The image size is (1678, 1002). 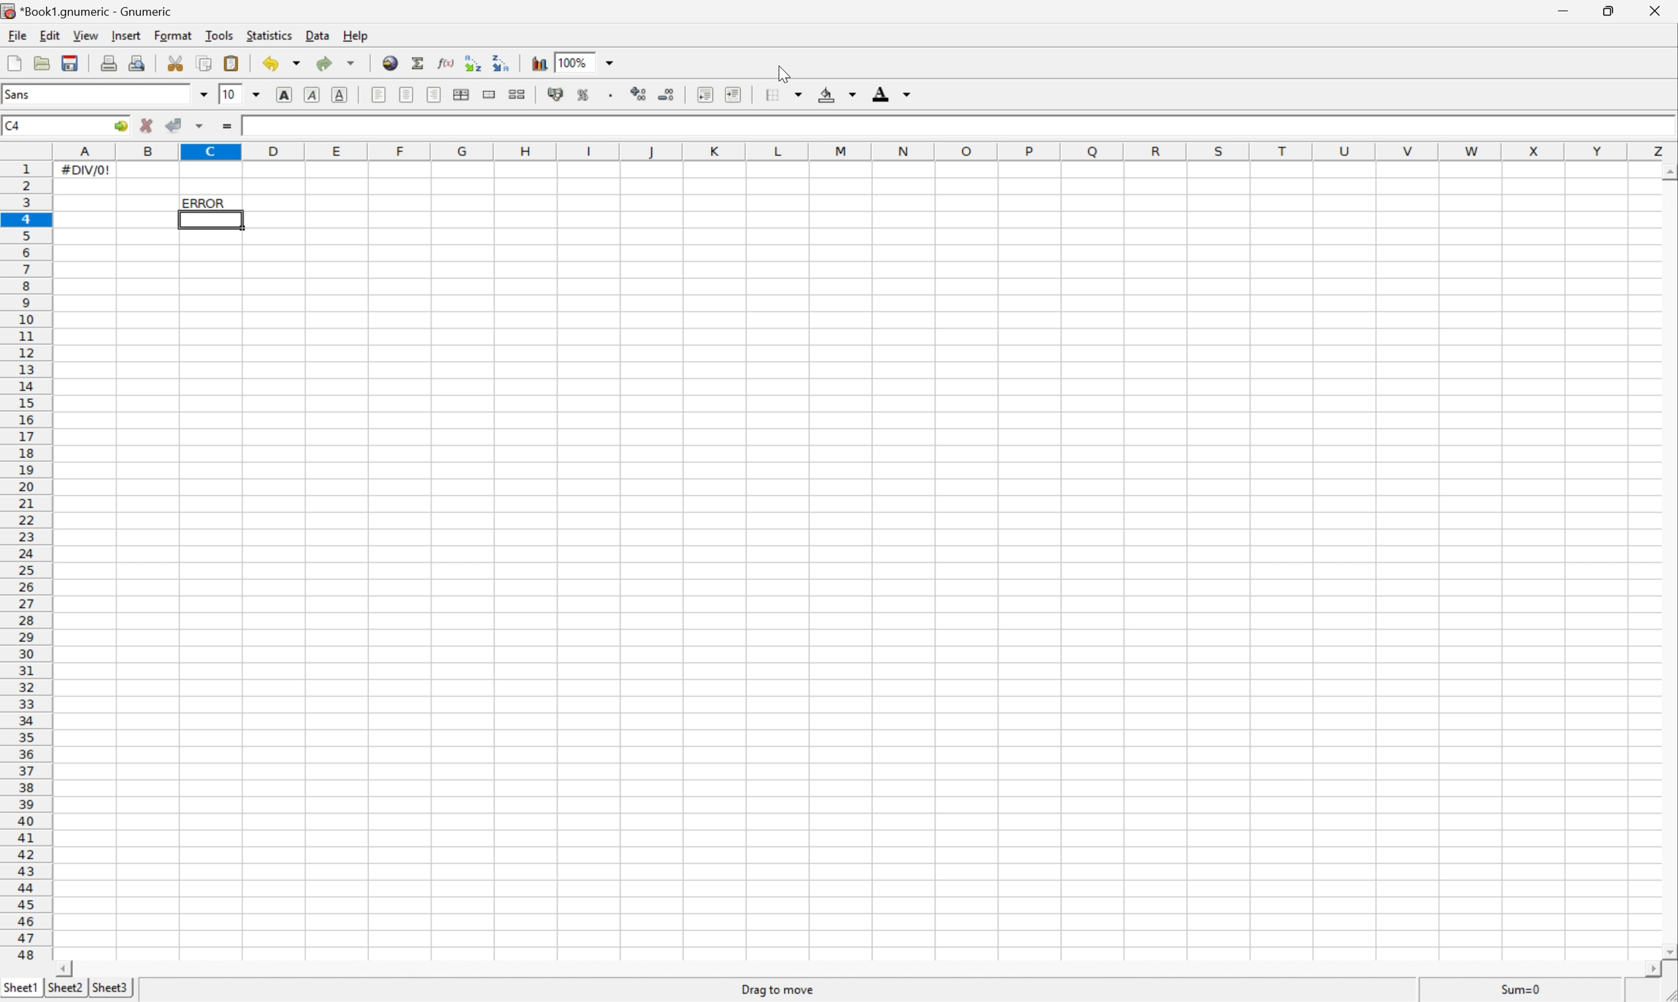 I want to click on Copy the selection, so click(x=206, y=63).